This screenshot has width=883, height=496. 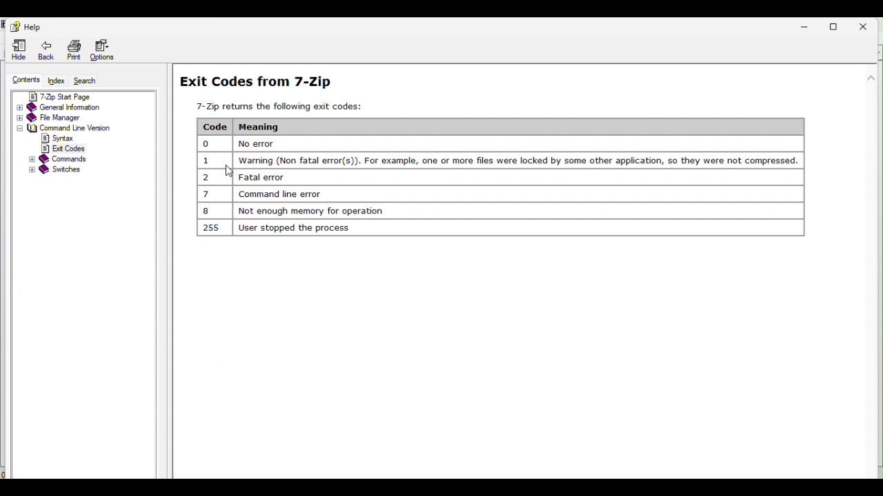 I want to click on Command line version, so click(x=68, y=127).